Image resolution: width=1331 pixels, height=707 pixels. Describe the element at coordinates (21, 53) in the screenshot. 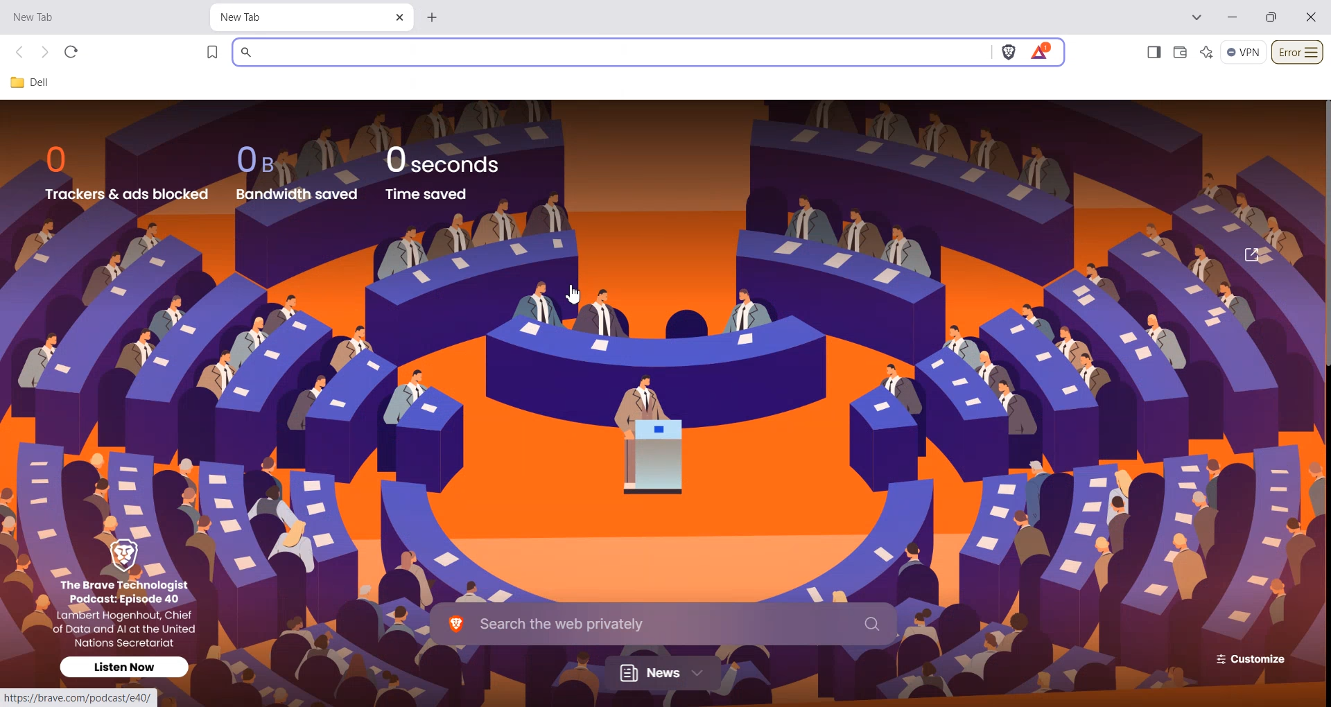

I see `Back` at that location.